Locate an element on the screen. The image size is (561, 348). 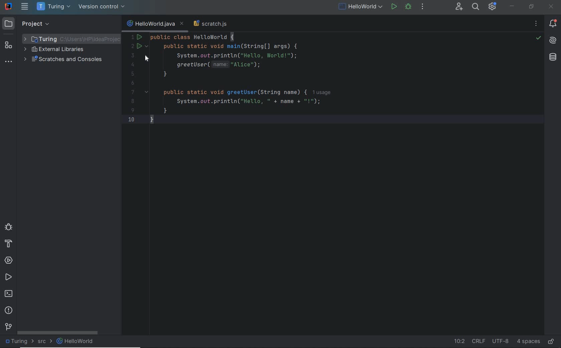
go to line is located at coordinates (457, 341).